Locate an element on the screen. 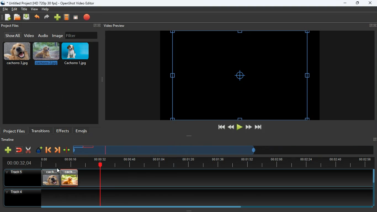 The image size is (377, 212). back is located at coordinates (48, 150).